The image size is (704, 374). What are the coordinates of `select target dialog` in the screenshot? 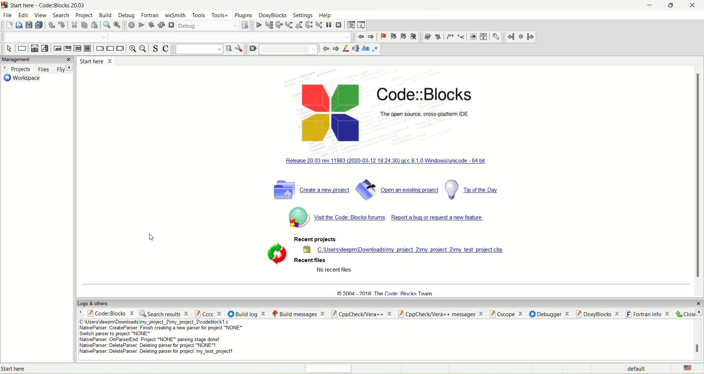 It's located at (246, 27).